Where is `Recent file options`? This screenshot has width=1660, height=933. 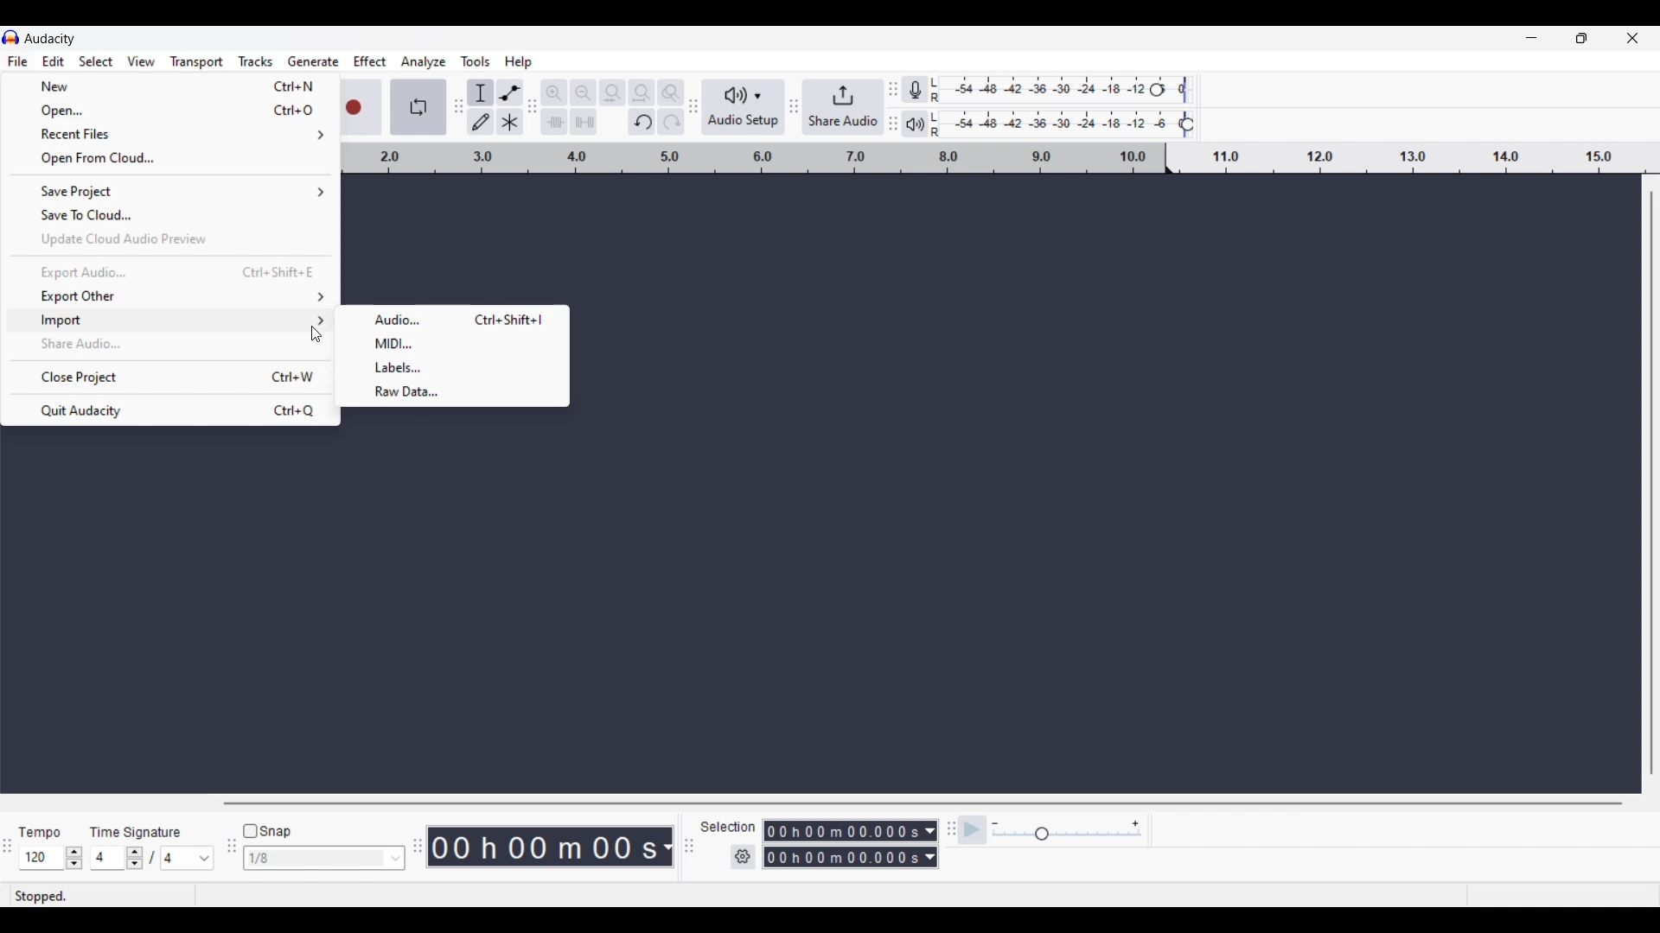 Recent file options is located at coordinates (171, 135).